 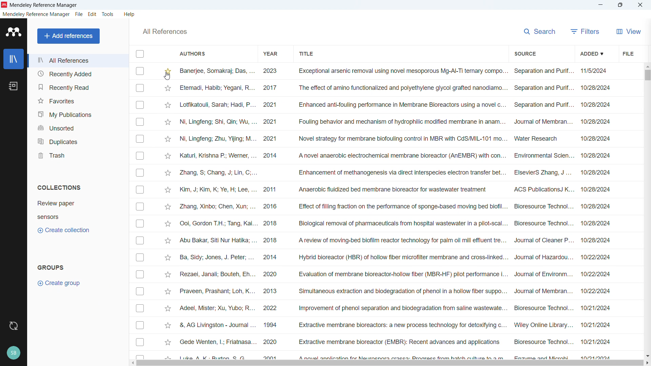 What do you see at coordinates (78, 86) in the screenshot?
I see `Recently read ` at bounding box center [78, 86].